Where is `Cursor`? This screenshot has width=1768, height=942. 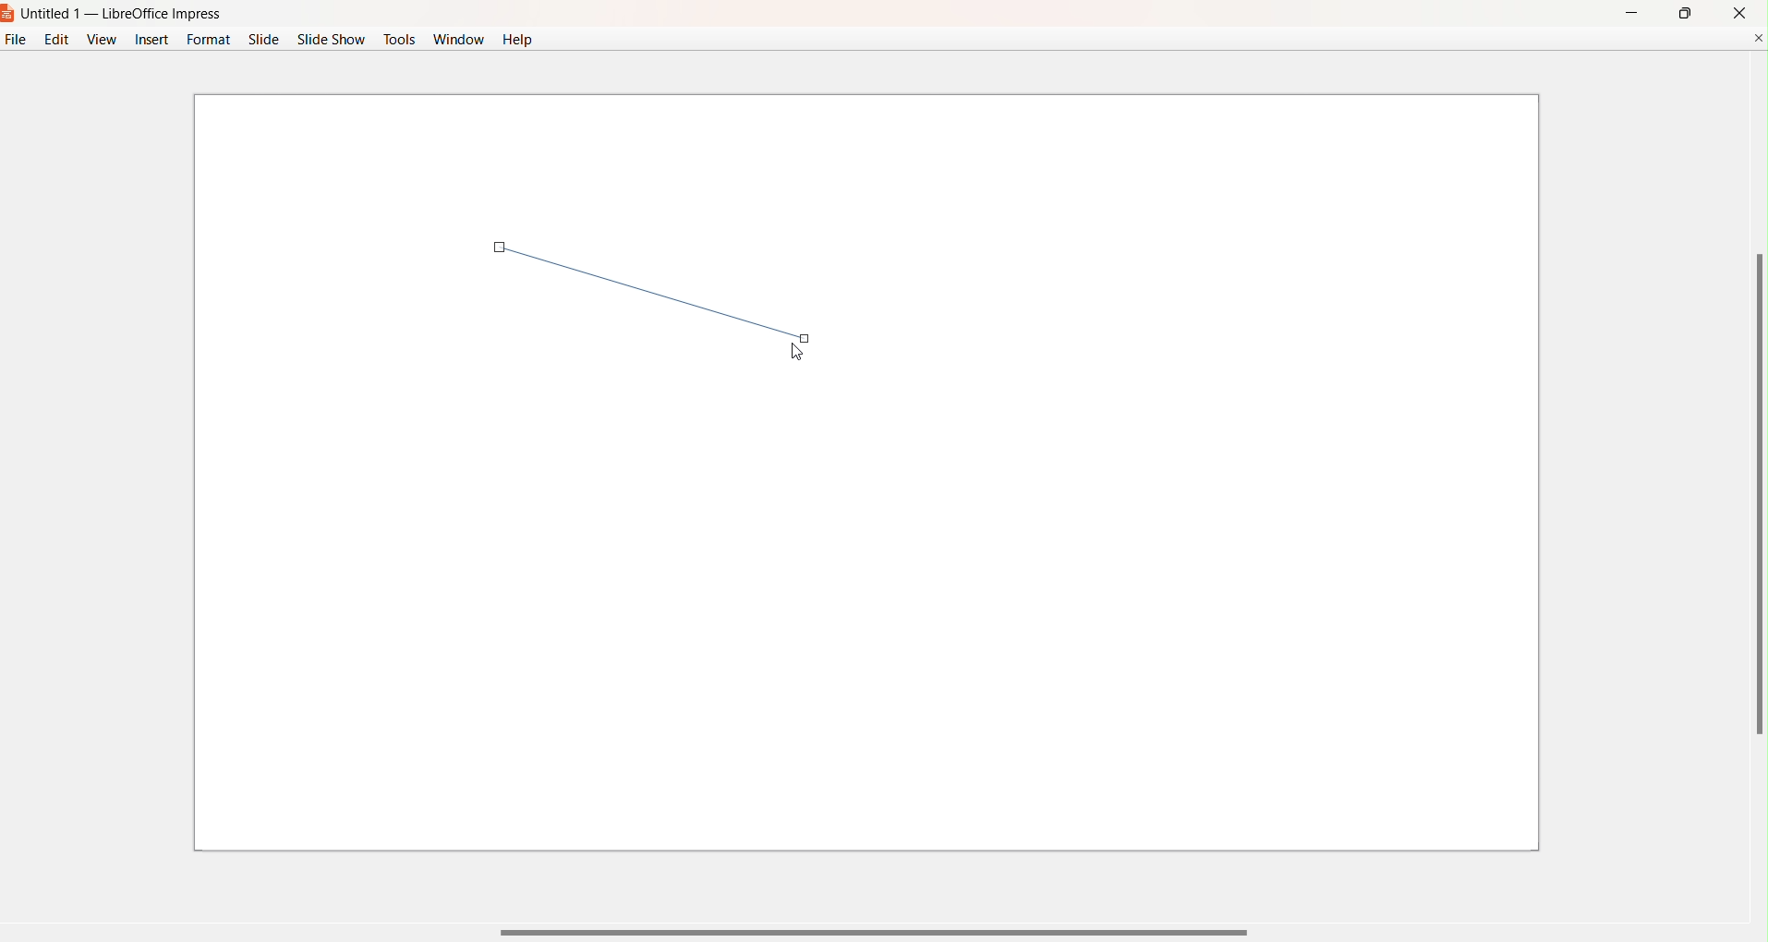 Cursor is located at coordinates (805, 352).